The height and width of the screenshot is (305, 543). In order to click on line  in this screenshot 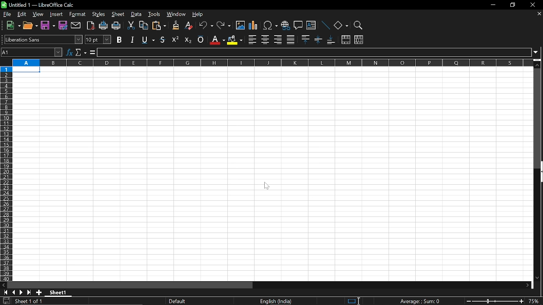, I will do `click(325, 26)`.